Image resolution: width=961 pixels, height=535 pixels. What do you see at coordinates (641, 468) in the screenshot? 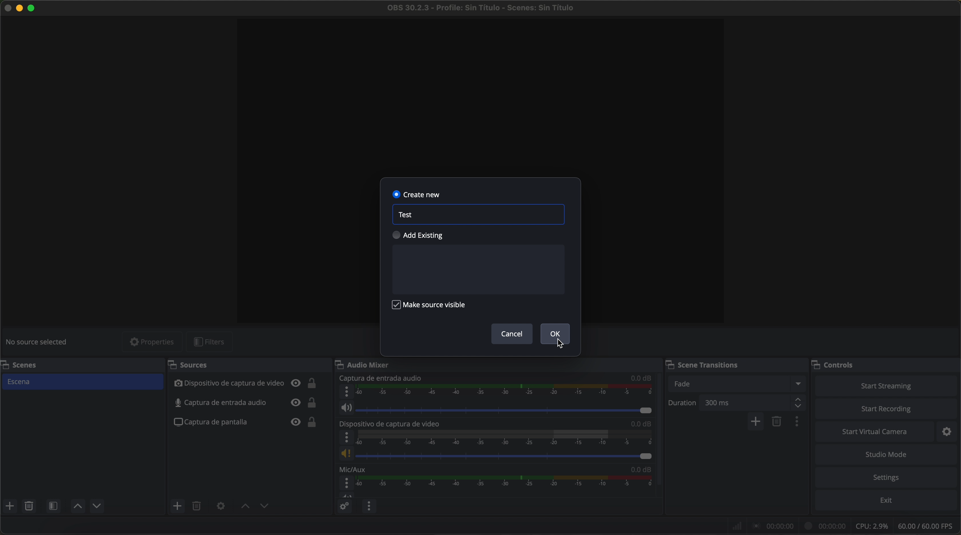
I see `0.0 dB` at bounding box center [641, 468].